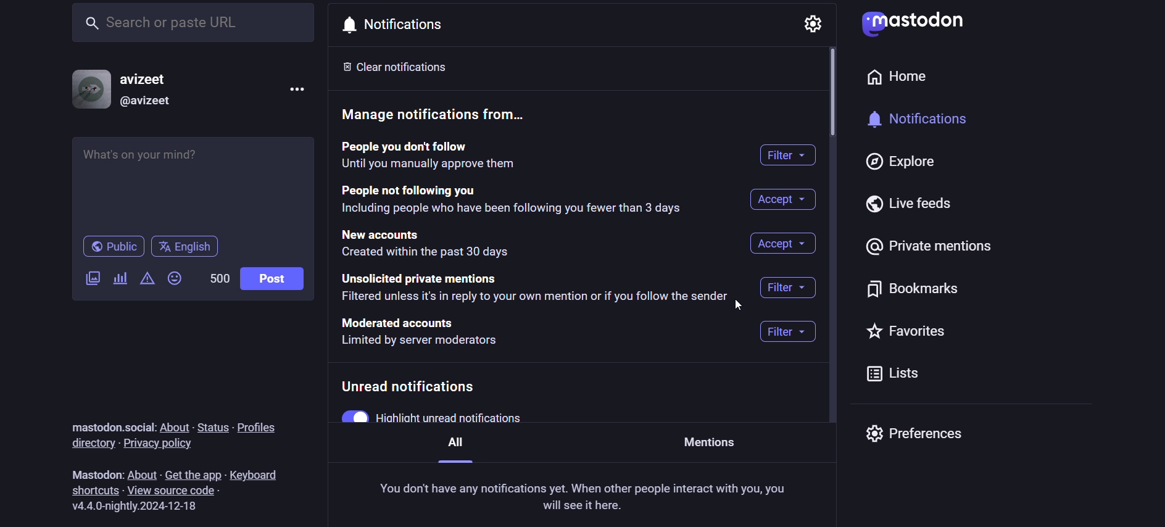 The height and width of the screenshot is (527, 1165). I want to click on 500, so click(218, 276).